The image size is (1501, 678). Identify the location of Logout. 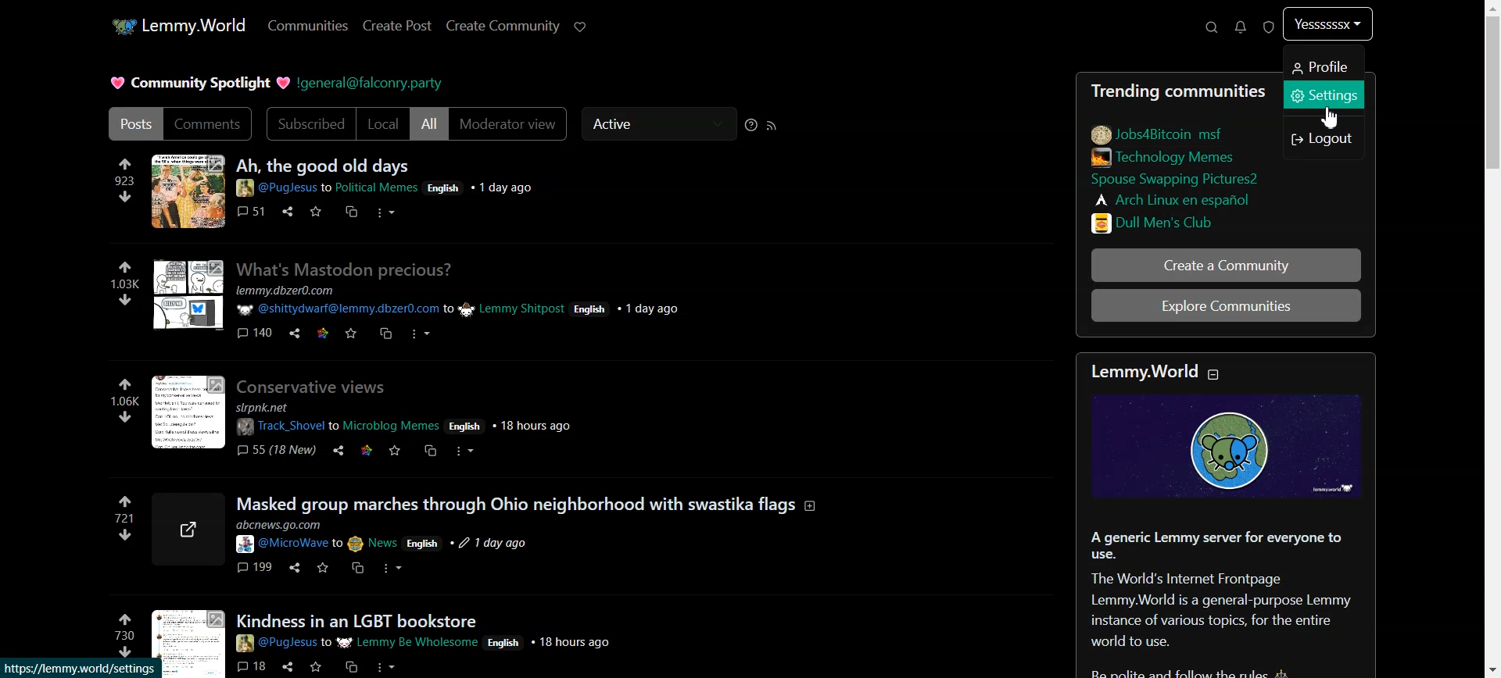
(1324, 138).